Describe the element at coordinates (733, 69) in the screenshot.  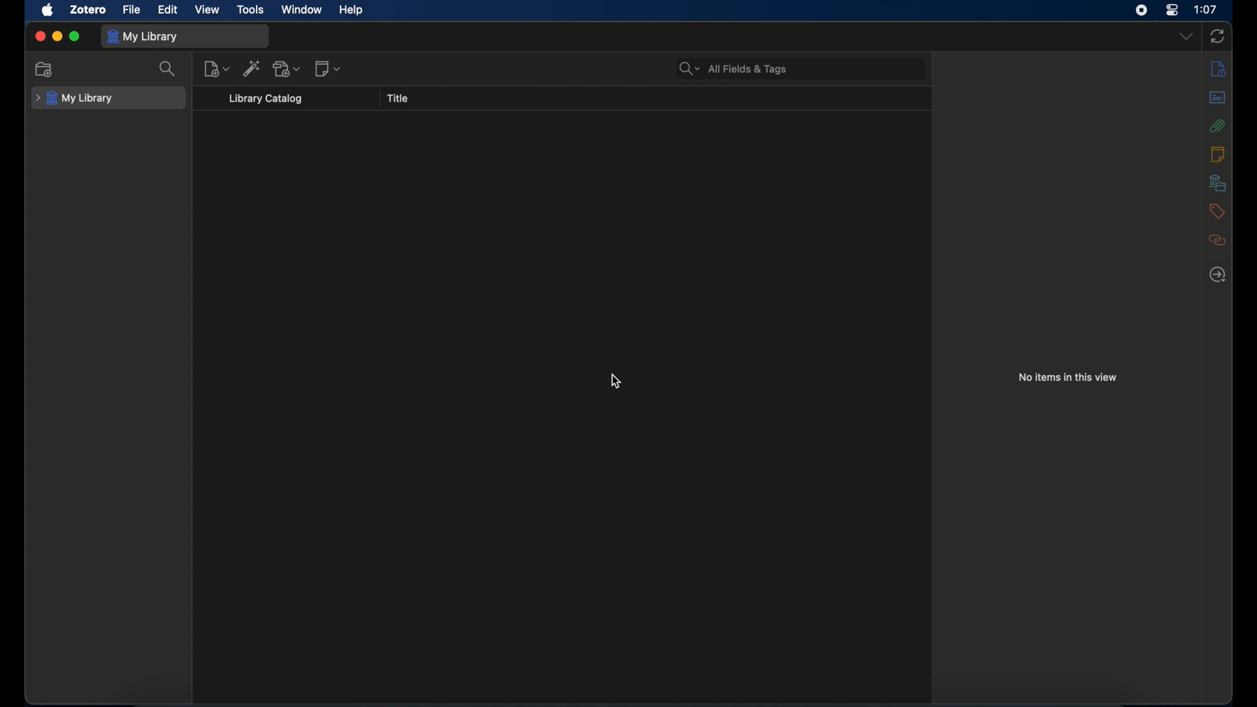
I see `search bar` at that location.